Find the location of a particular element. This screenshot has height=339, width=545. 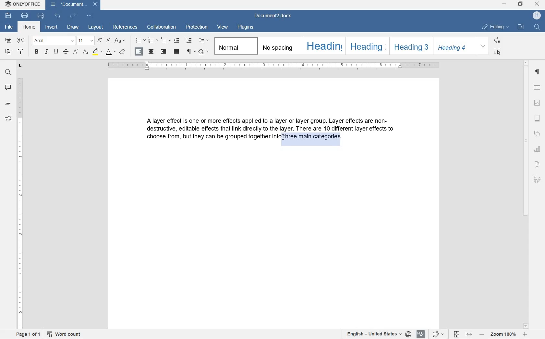

decrement font size is located at coordinates (109, 41).